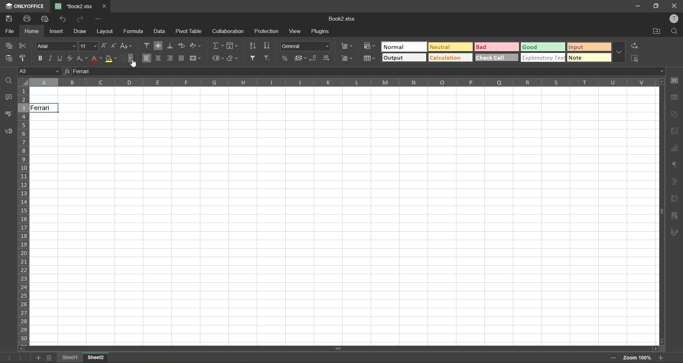  I want to click on redo, so click(80, 18).